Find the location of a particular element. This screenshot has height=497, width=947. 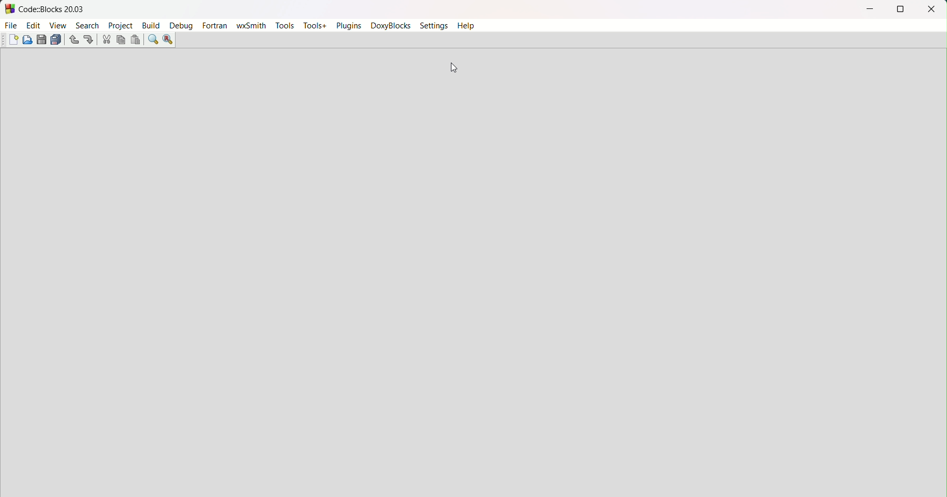

minimize is located at coordinates (868, 9).